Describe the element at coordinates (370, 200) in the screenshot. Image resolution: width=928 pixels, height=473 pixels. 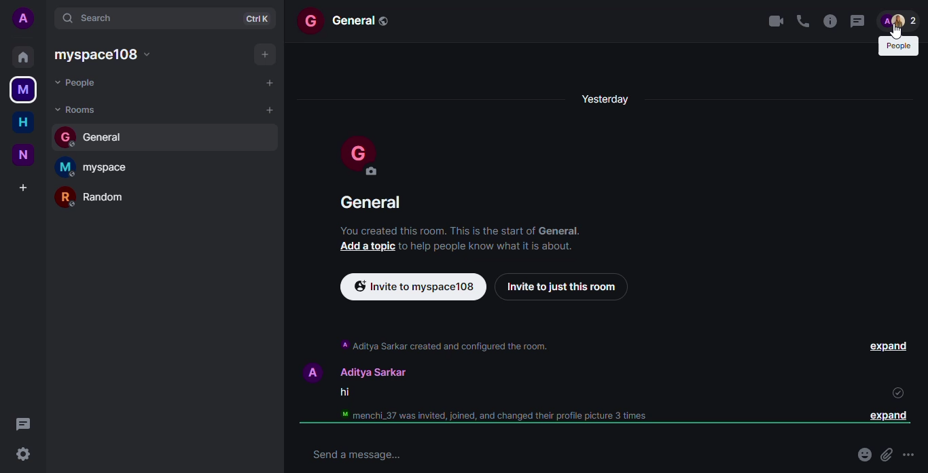
I see `general` at that location.